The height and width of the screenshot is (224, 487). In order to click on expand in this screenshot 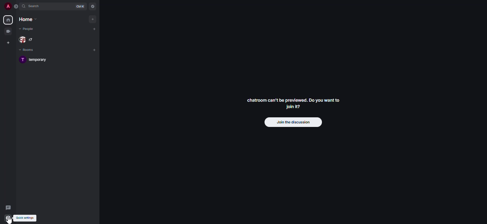, I will do `click(16, 7)`.